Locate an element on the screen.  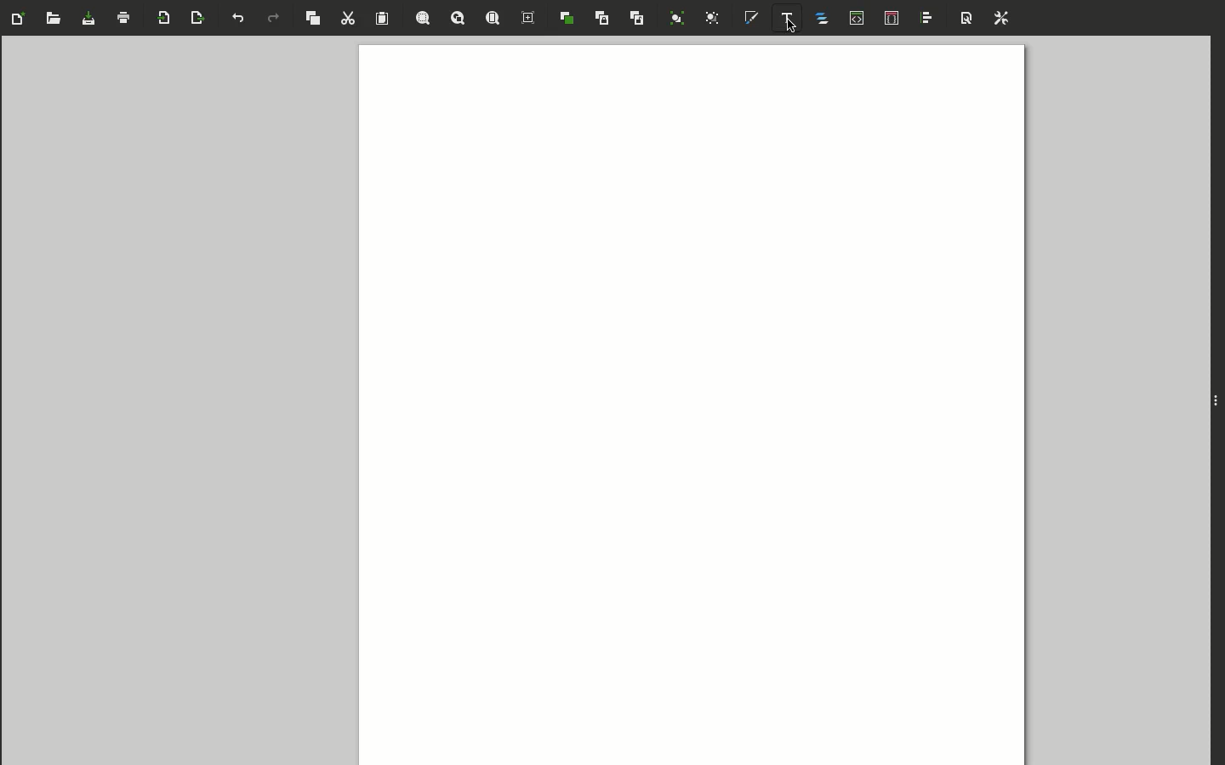
Zoom drawing is located at coordinates (459, 19).